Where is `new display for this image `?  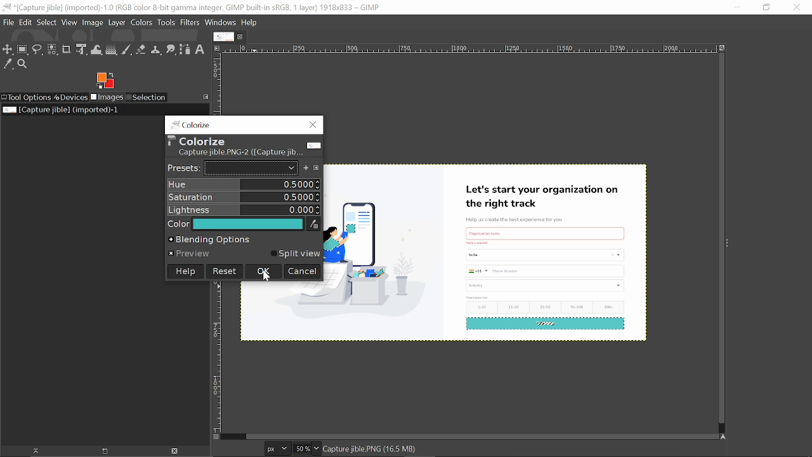
new display for this image  is located at coordinates (103, 451).